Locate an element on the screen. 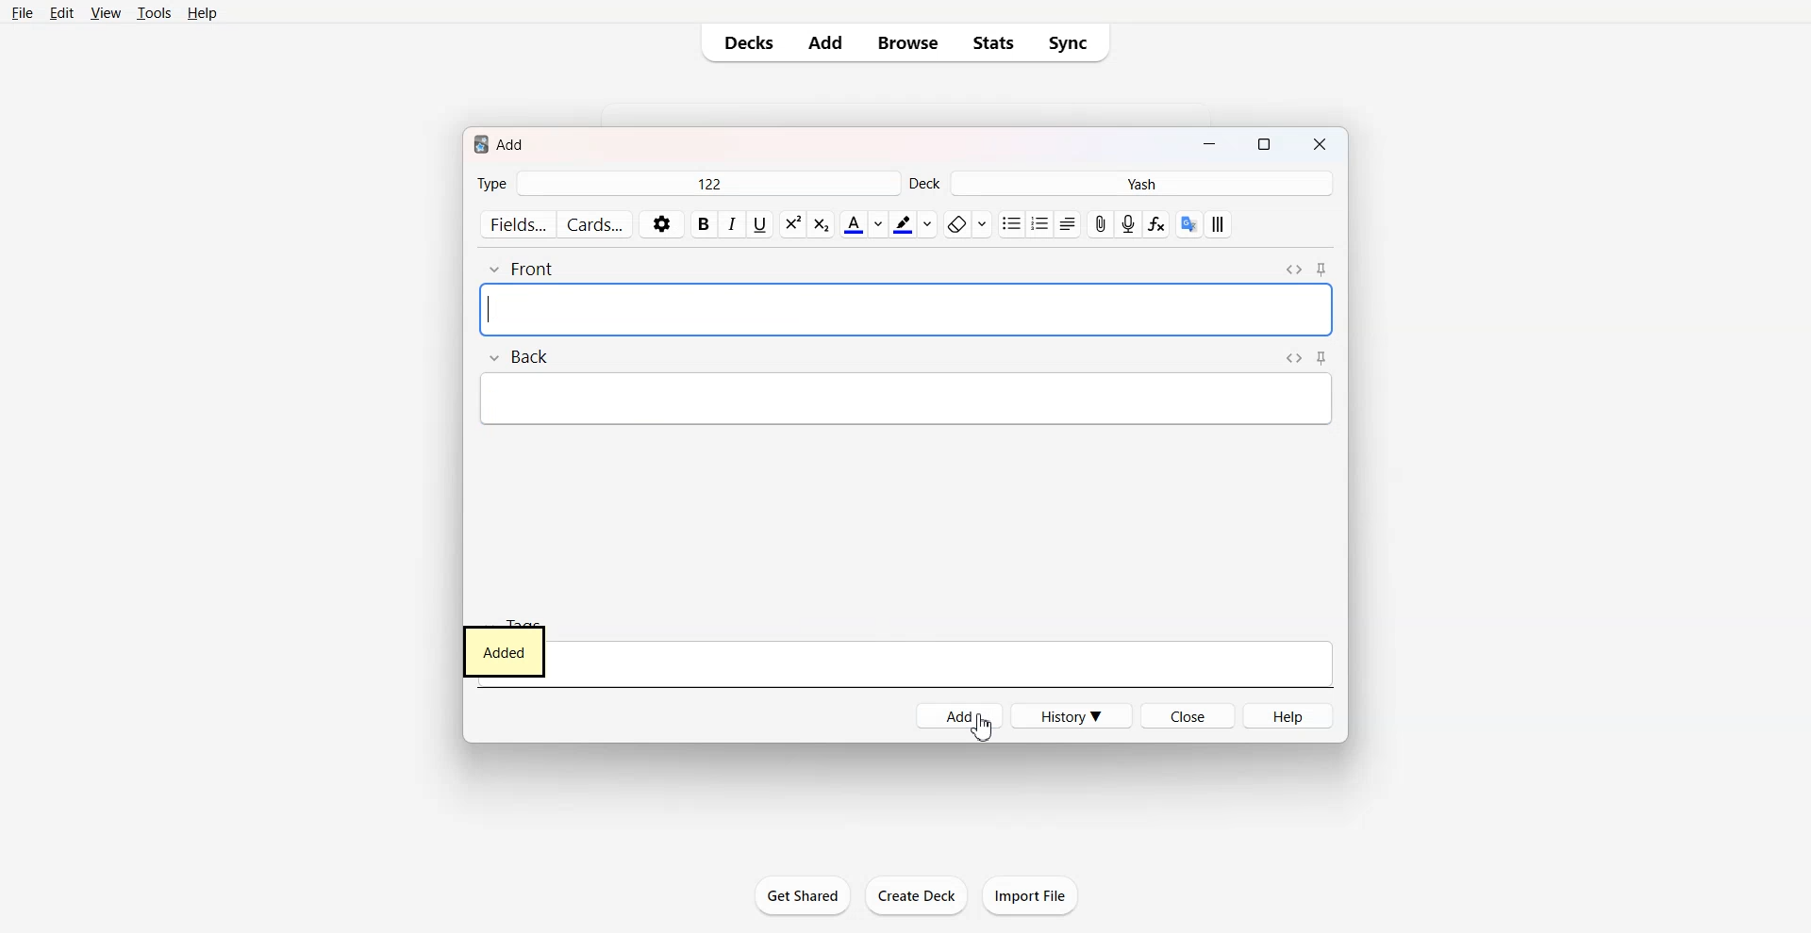  added is located at coordinates (505, 651).